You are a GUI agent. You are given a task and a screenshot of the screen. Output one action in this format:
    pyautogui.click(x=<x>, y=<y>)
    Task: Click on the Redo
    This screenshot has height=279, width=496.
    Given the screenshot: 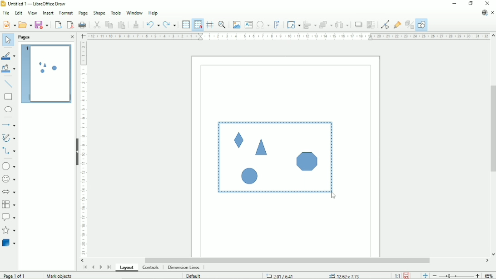 What is the action you would take?
    pyautogui.click(x=170, y=25)
    